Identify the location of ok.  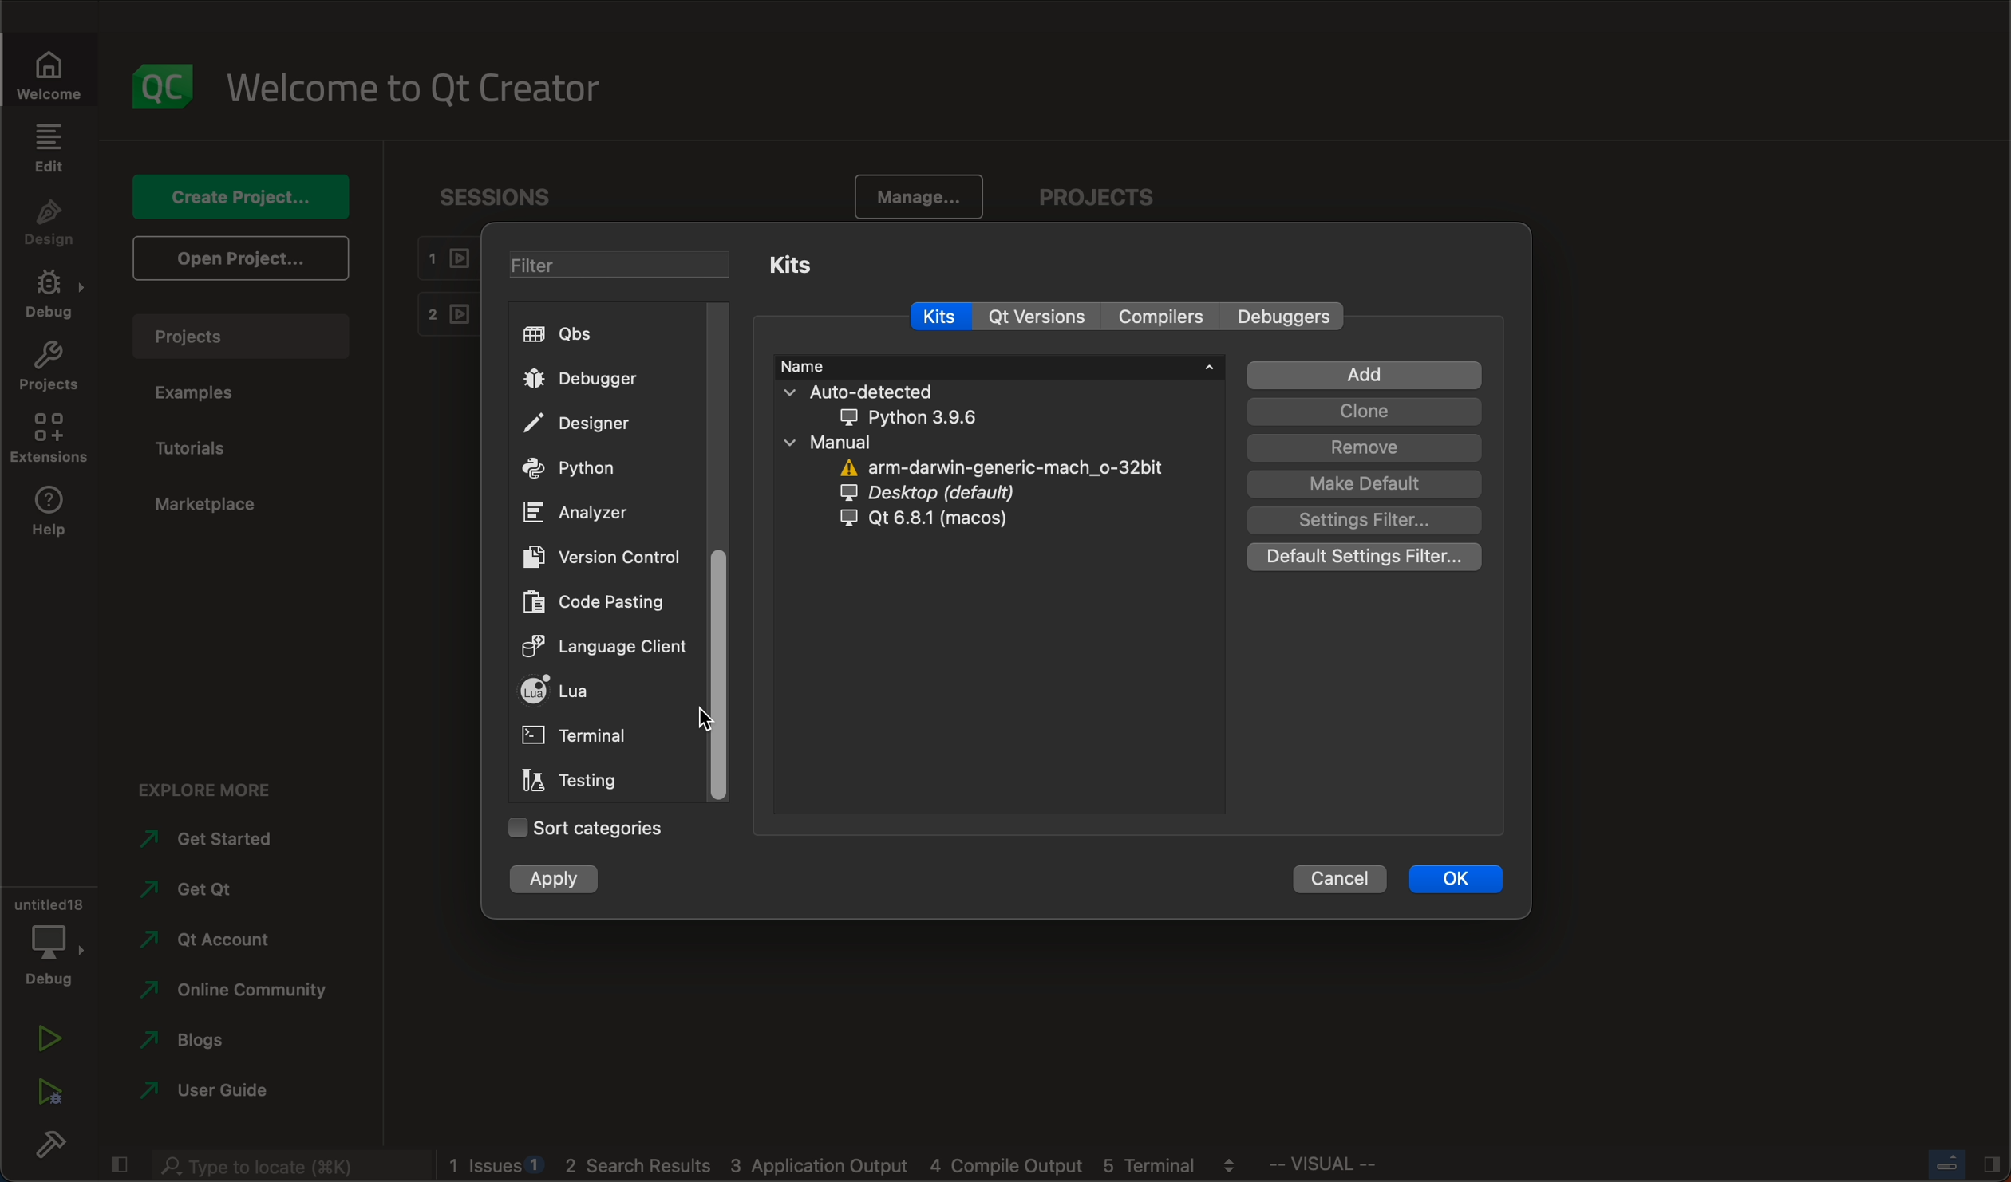
(1450, 878).